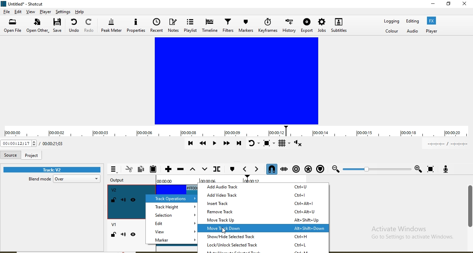 This screenshot has height=253, width=473. What do you see at coordinates (180, 169) in the screenshot?
I see `Ripple delete` at bounding box center [180, 169].